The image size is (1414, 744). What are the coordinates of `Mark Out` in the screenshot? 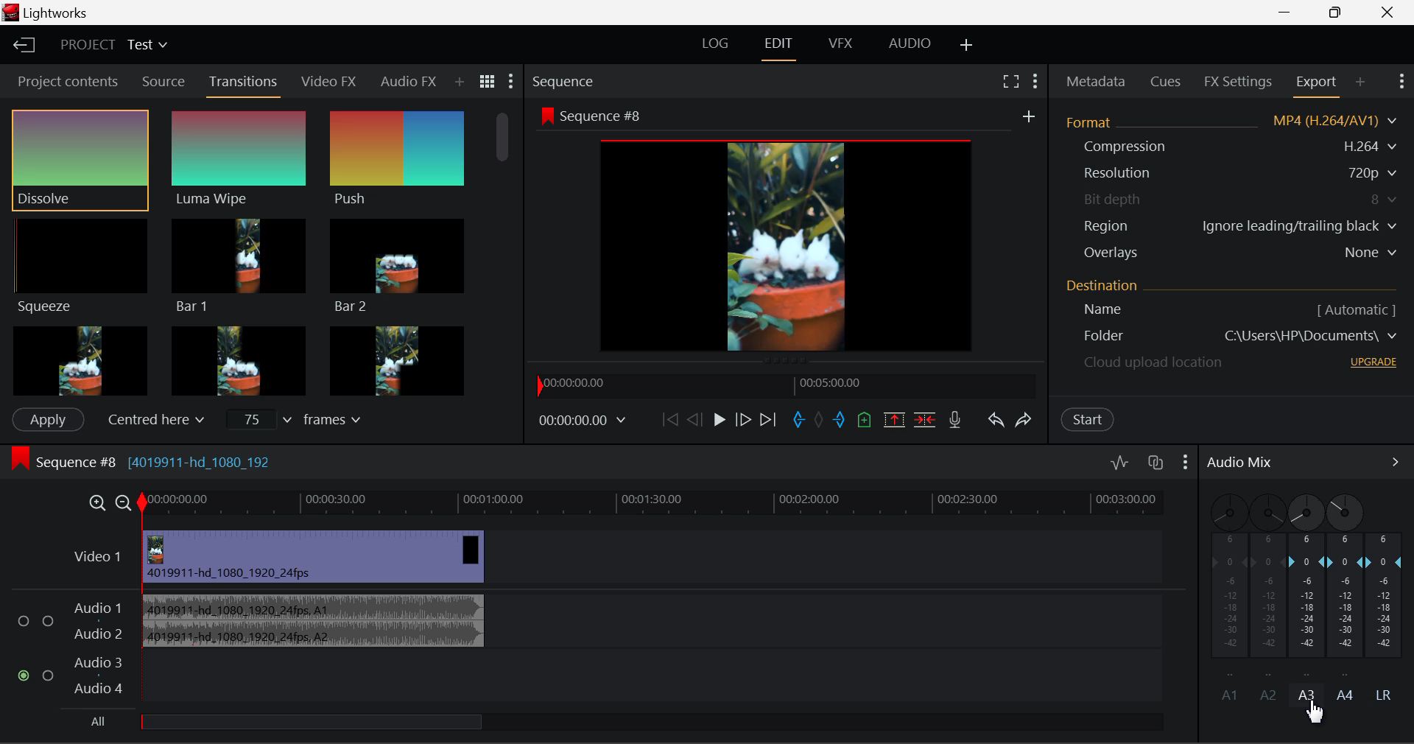 It's located at (841, 421).